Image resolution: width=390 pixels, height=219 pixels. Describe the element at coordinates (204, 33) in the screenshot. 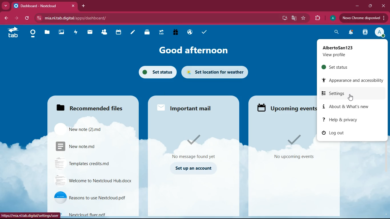

I see `tasks` at that location.